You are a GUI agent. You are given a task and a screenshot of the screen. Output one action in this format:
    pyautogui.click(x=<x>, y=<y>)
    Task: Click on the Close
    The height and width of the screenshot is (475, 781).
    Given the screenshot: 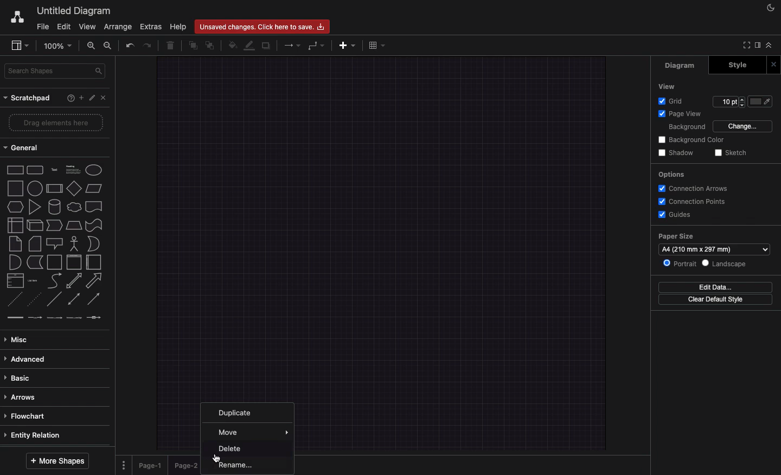 What is the action you would take?
    pyautogui.click(x=105, y=99)
    